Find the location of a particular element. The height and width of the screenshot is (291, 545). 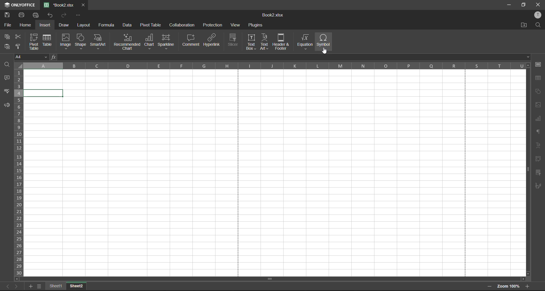

maximize is located at coordinates (524, 5).